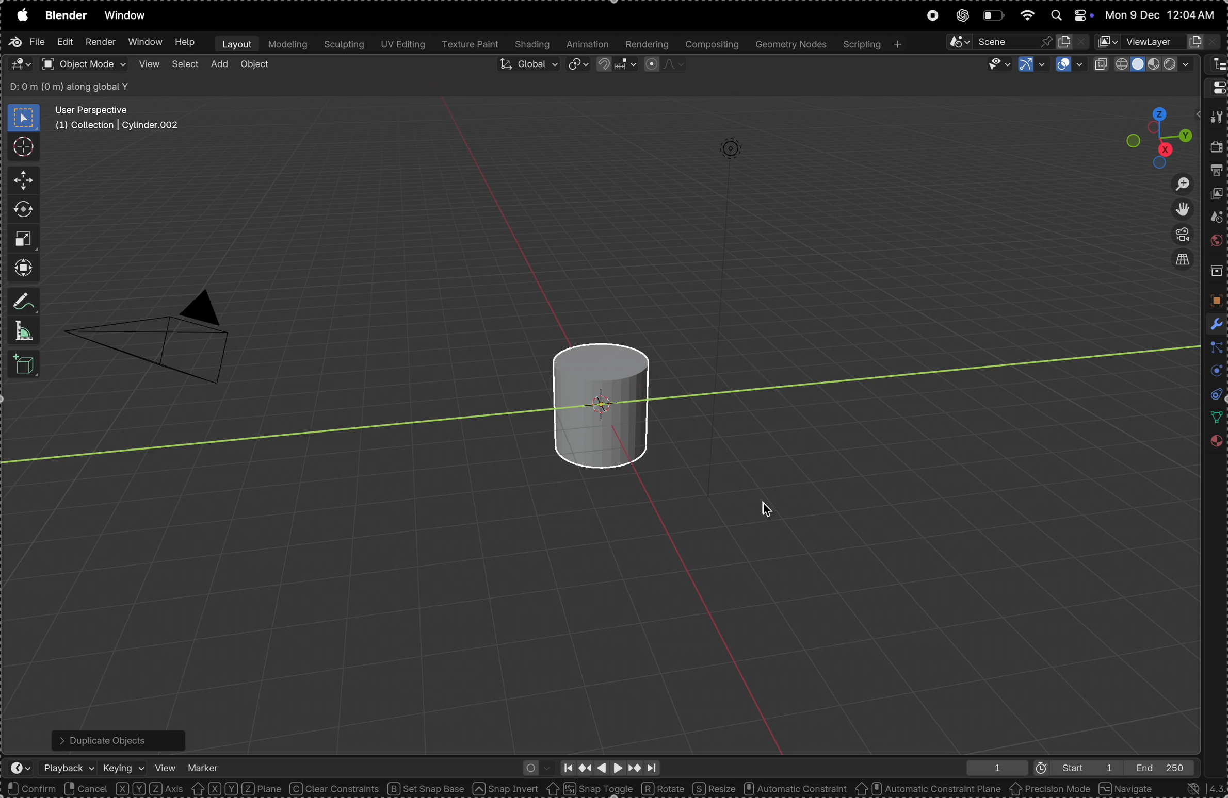 This screenshot has width=1228, height=798. What do you see at coordinates (506, 789) in the screenshot?
I see `snap invert` at bounding box center [506, 789].